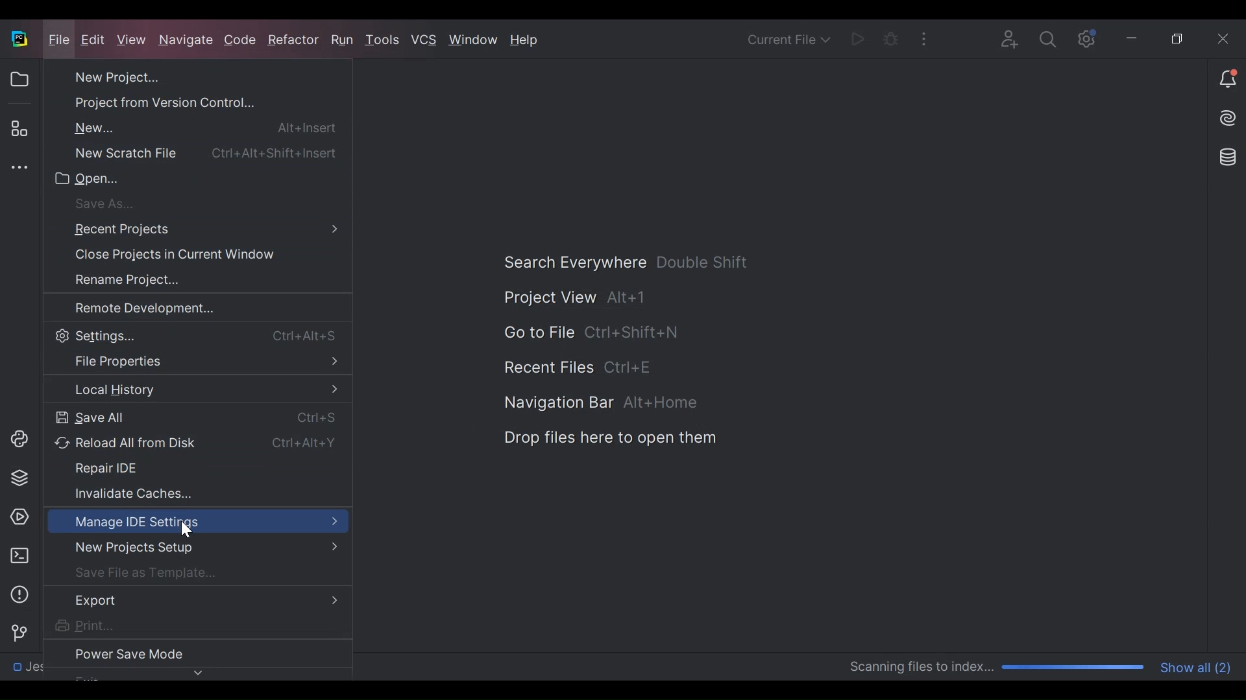 The width and height of the screenshot is (1246, 700). Describe the element at coordinates (133, 40) in the screenshot. I see `View` at that location.